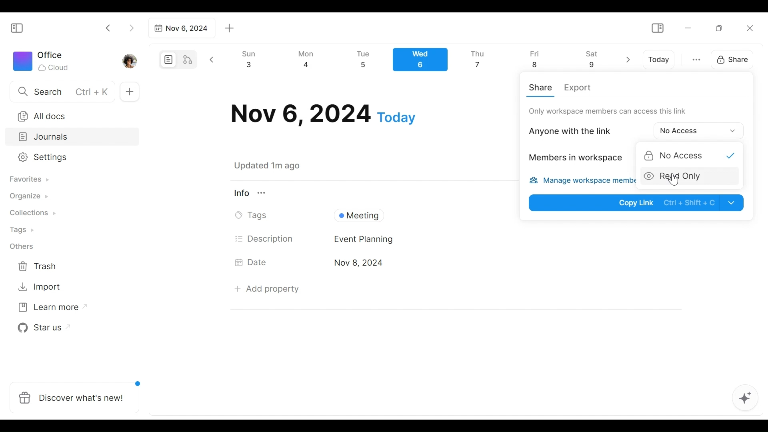 Image resolution: width=768 pixels, height=432 pixels. What do you see at coordinates (42, 60) in the screenshot?
I see `Workspace icon` at bounding box center [42, 60].